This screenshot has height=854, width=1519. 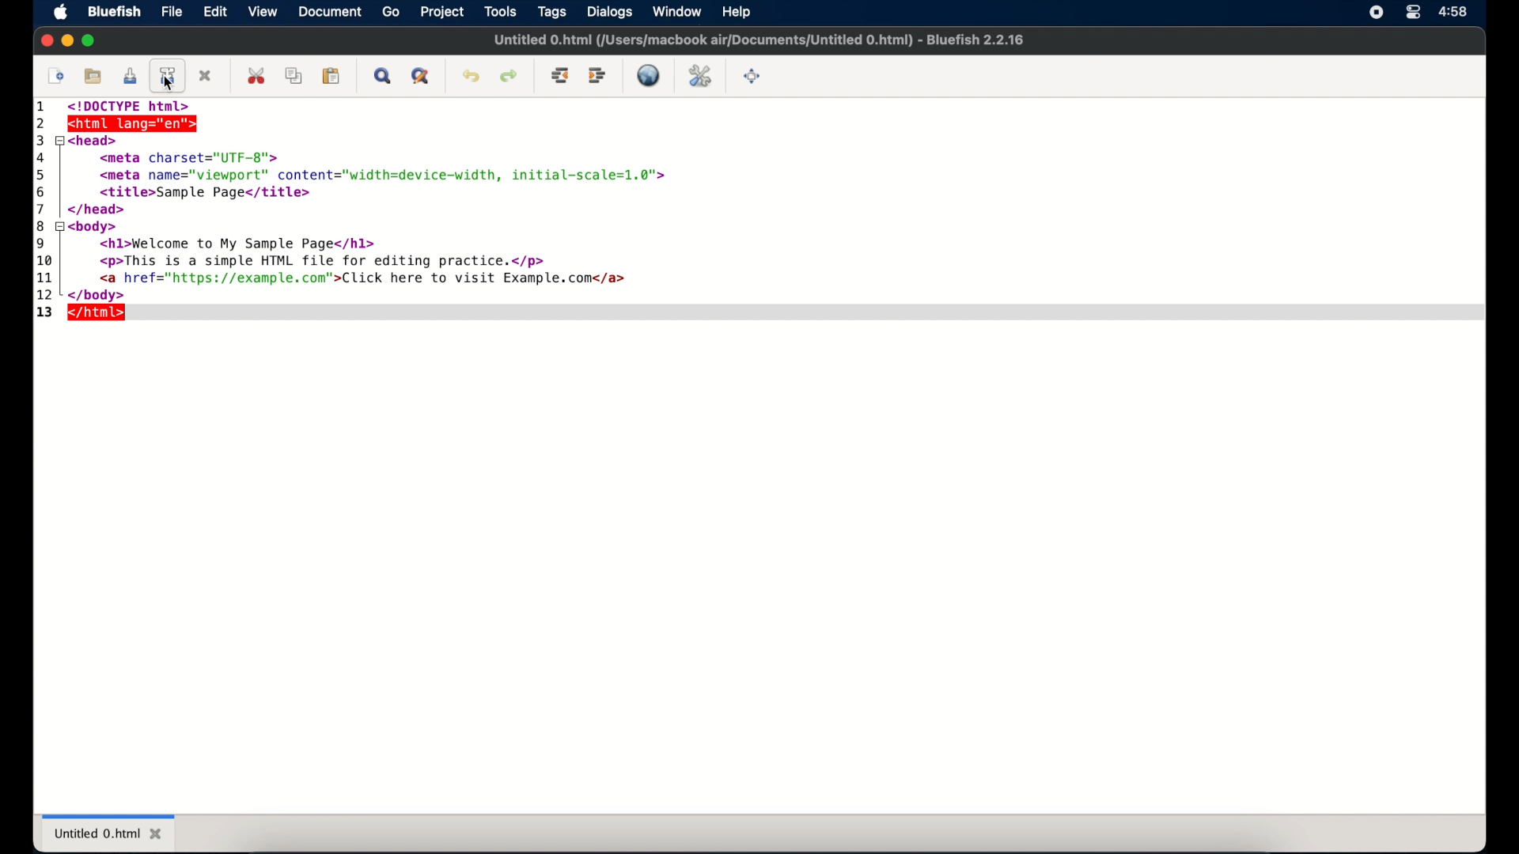 What do you see at coordinates (41, 243) in the screenshot?
I see `9` at bounding box center [41, 243].